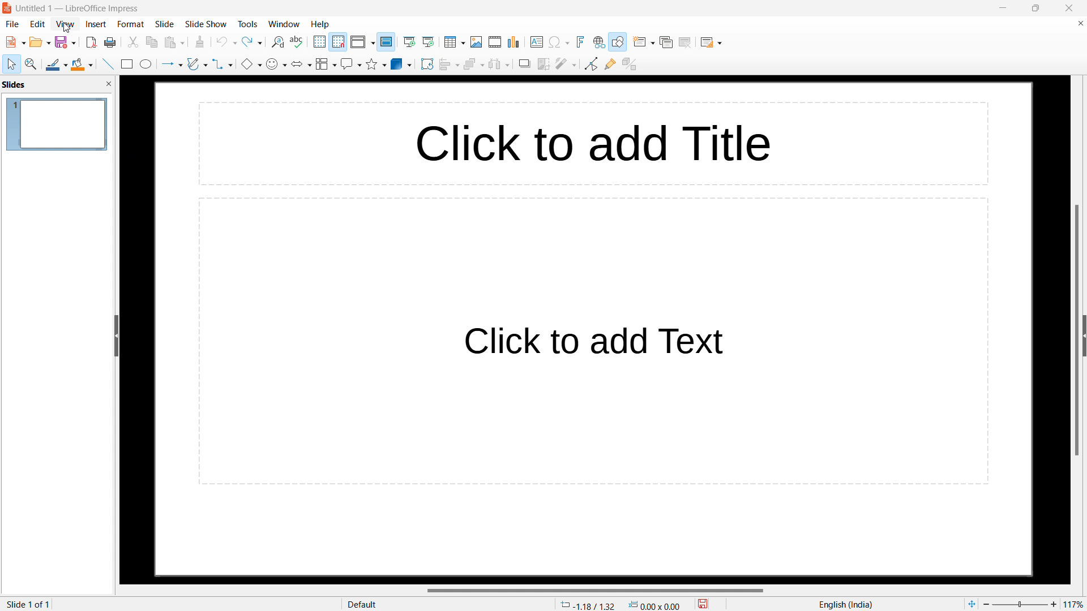 Image resolution: width=1087 pixels, height=611 pixels. Describe the element at coordinates (544, 64) in the screenshot. I see `crop` at that location.